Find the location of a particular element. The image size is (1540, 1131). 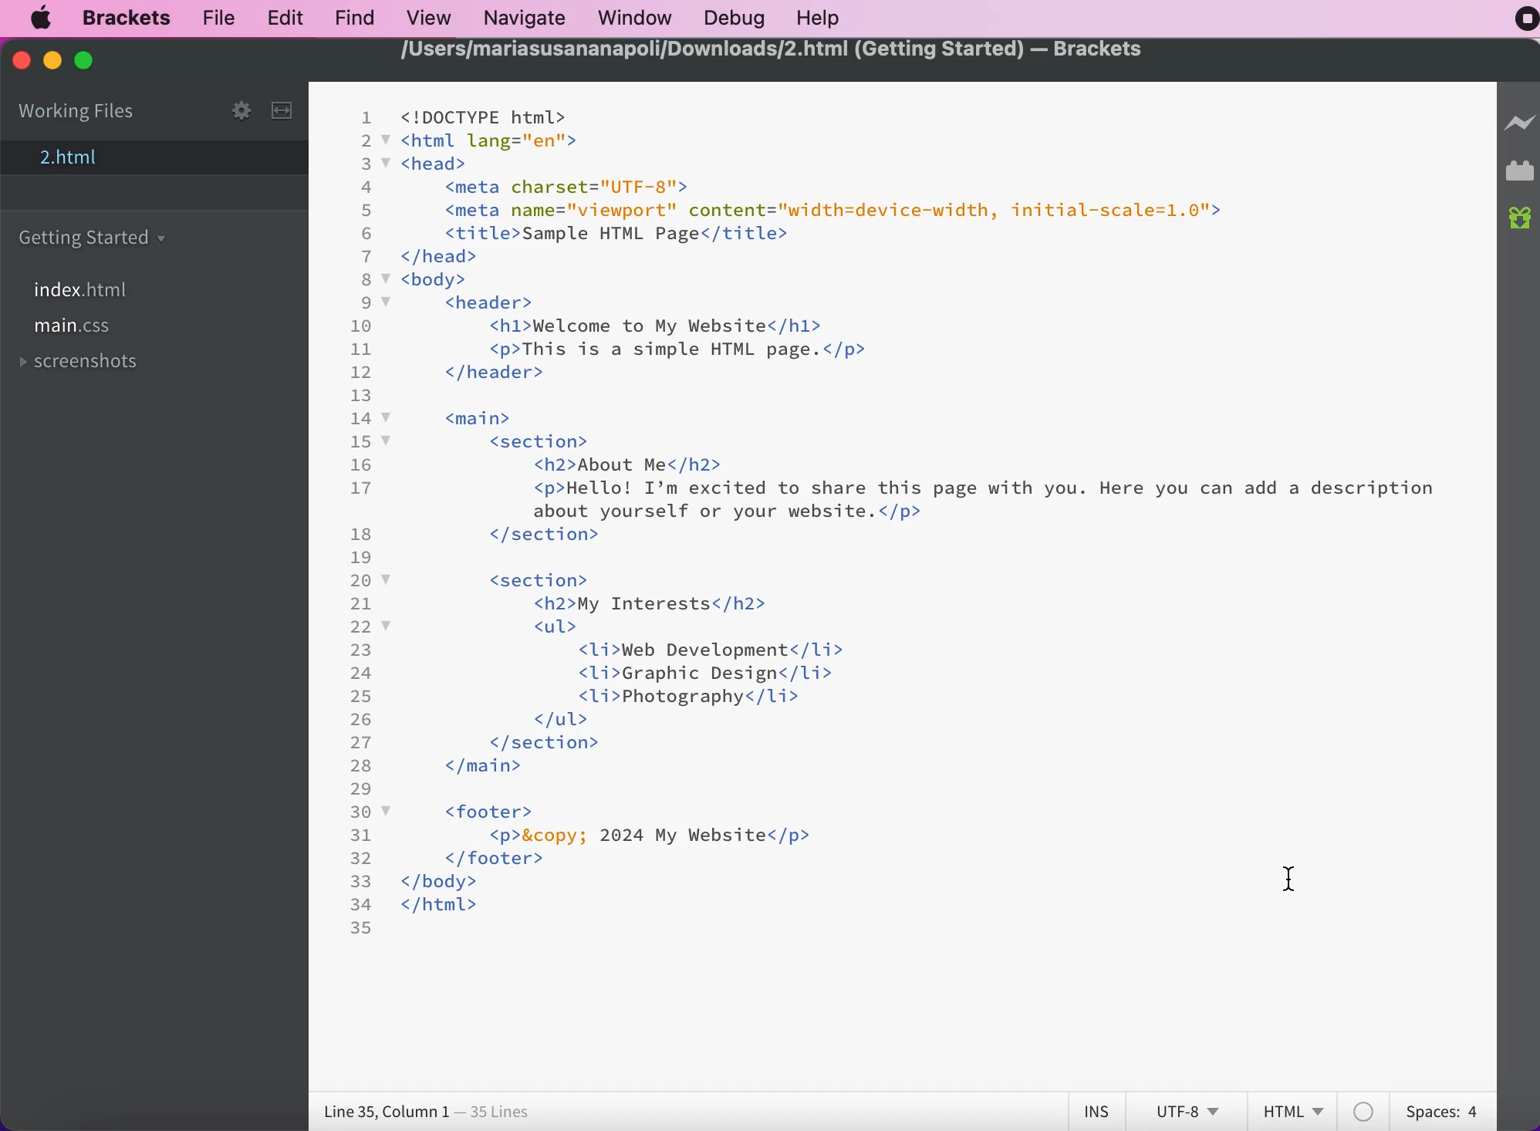

maximize is located at coordinates (86, 66).